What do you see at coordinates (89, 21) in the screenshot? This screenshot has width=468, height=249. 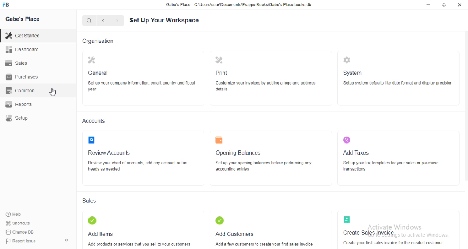 I see `search` at bounding box center [89, 21].